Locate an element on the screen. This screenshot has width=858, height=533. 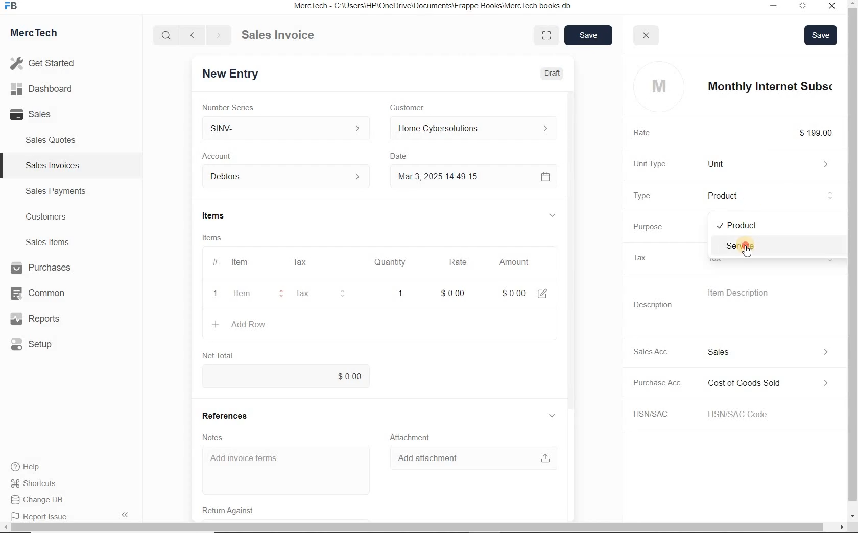
hide sub menu is located at coordinates (558, 416).